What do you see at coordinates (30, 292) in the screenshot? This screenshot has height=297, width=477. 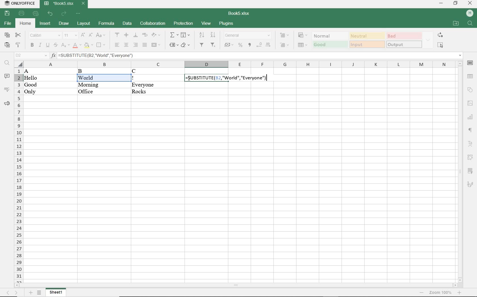 I see `add sheet` at bounding box center [30, 292].